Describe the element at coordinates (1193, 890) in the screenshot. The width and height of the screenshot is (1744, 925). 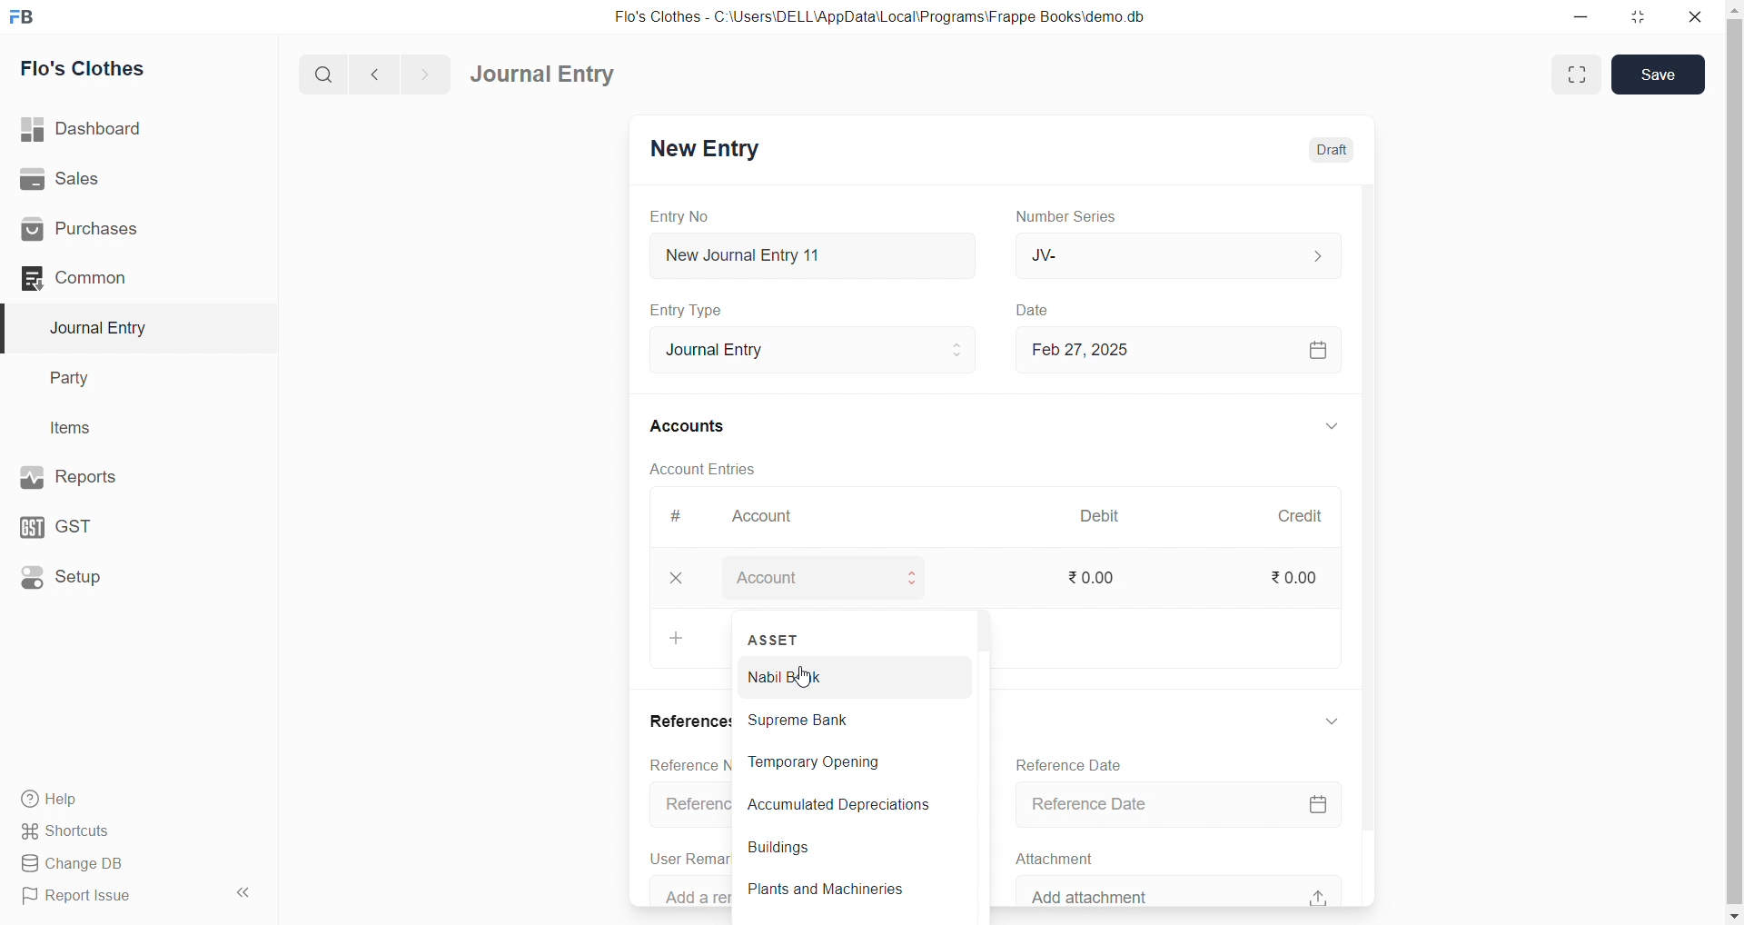
I see `Add attachment` at that location.